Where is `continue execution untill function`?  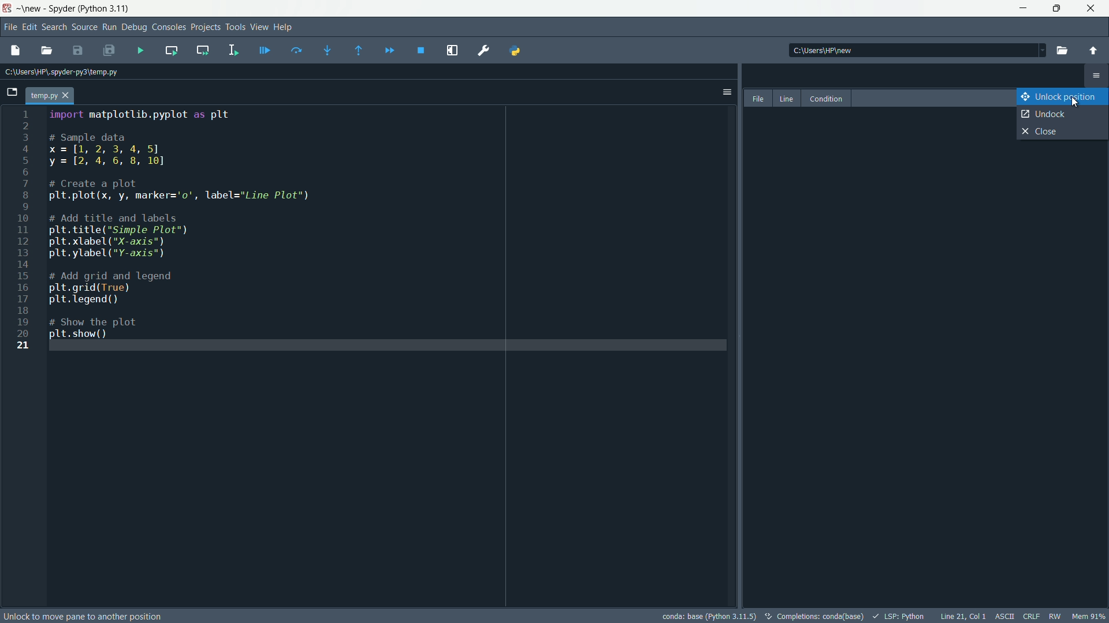 continue execution untill function is located at coordinates (356, 50).